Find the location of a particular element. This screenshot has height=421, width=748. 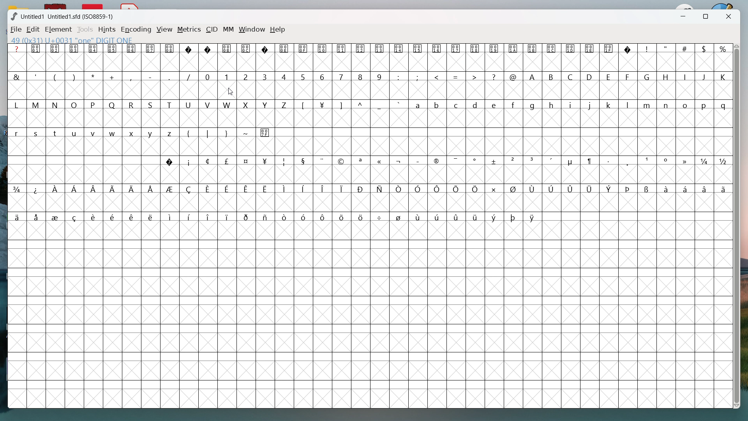

symbol is located at coordinates (552, 161).